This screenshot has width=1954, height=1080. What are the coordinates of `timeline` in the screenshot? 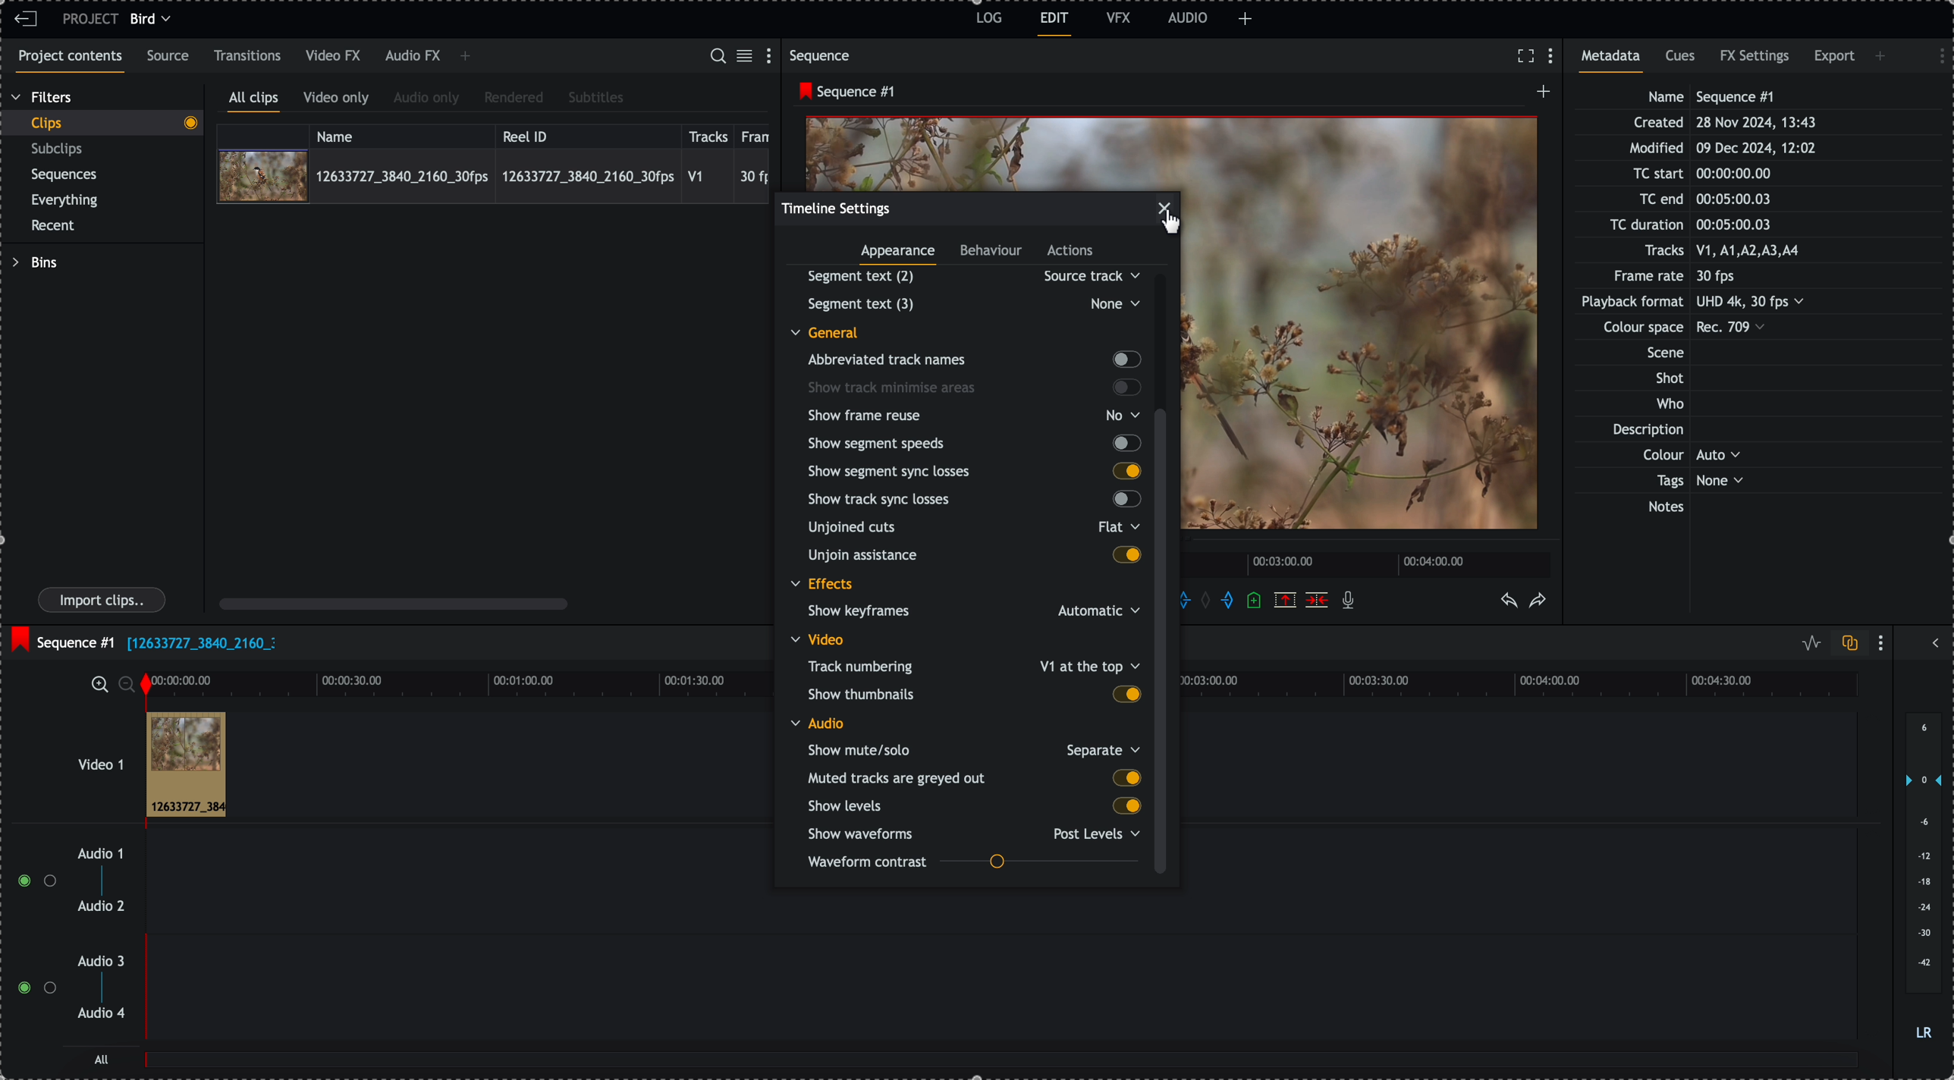 It's located at (1369, 563).